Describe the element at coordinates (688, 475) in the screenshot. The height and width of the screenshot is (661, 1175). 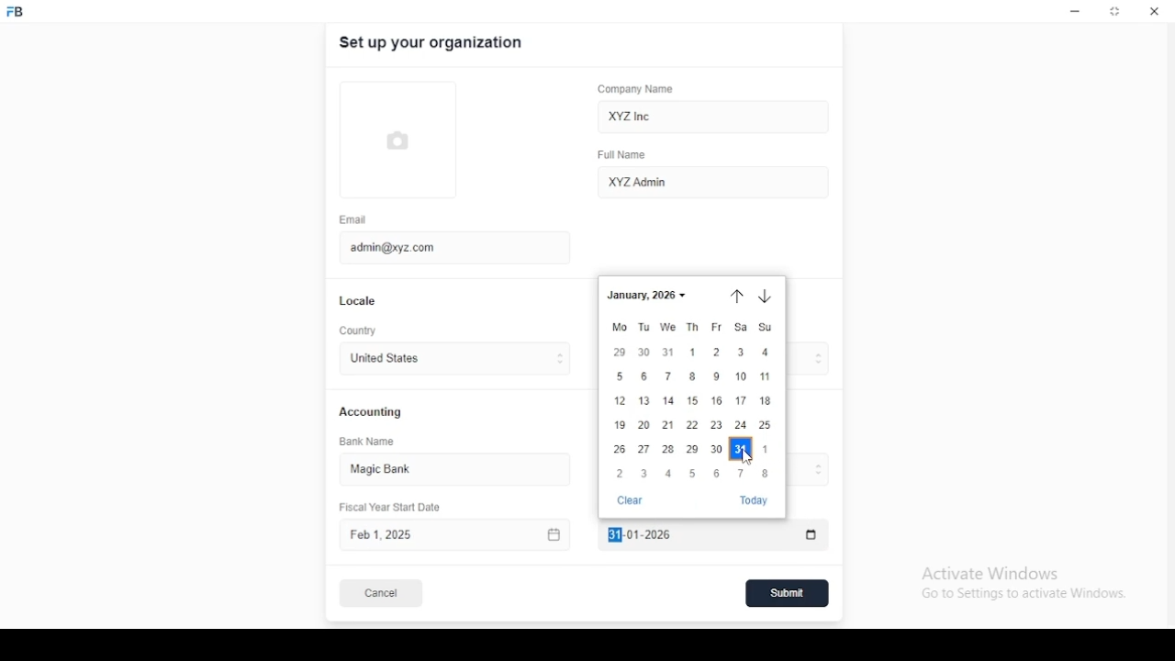
I see `5` at that location.